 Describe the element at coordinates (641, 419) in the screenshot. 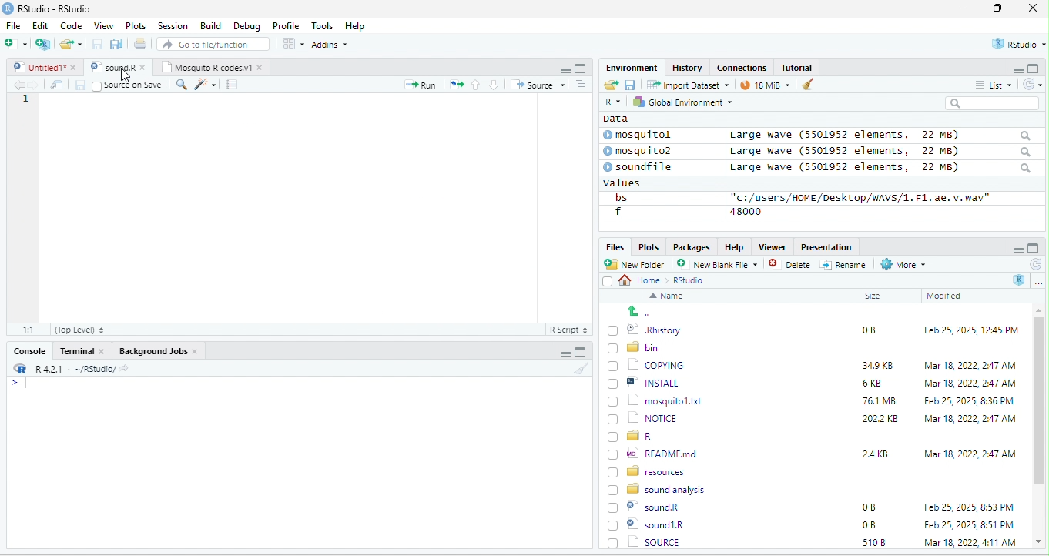

I see `(7) 1 NOTICE` at that location.